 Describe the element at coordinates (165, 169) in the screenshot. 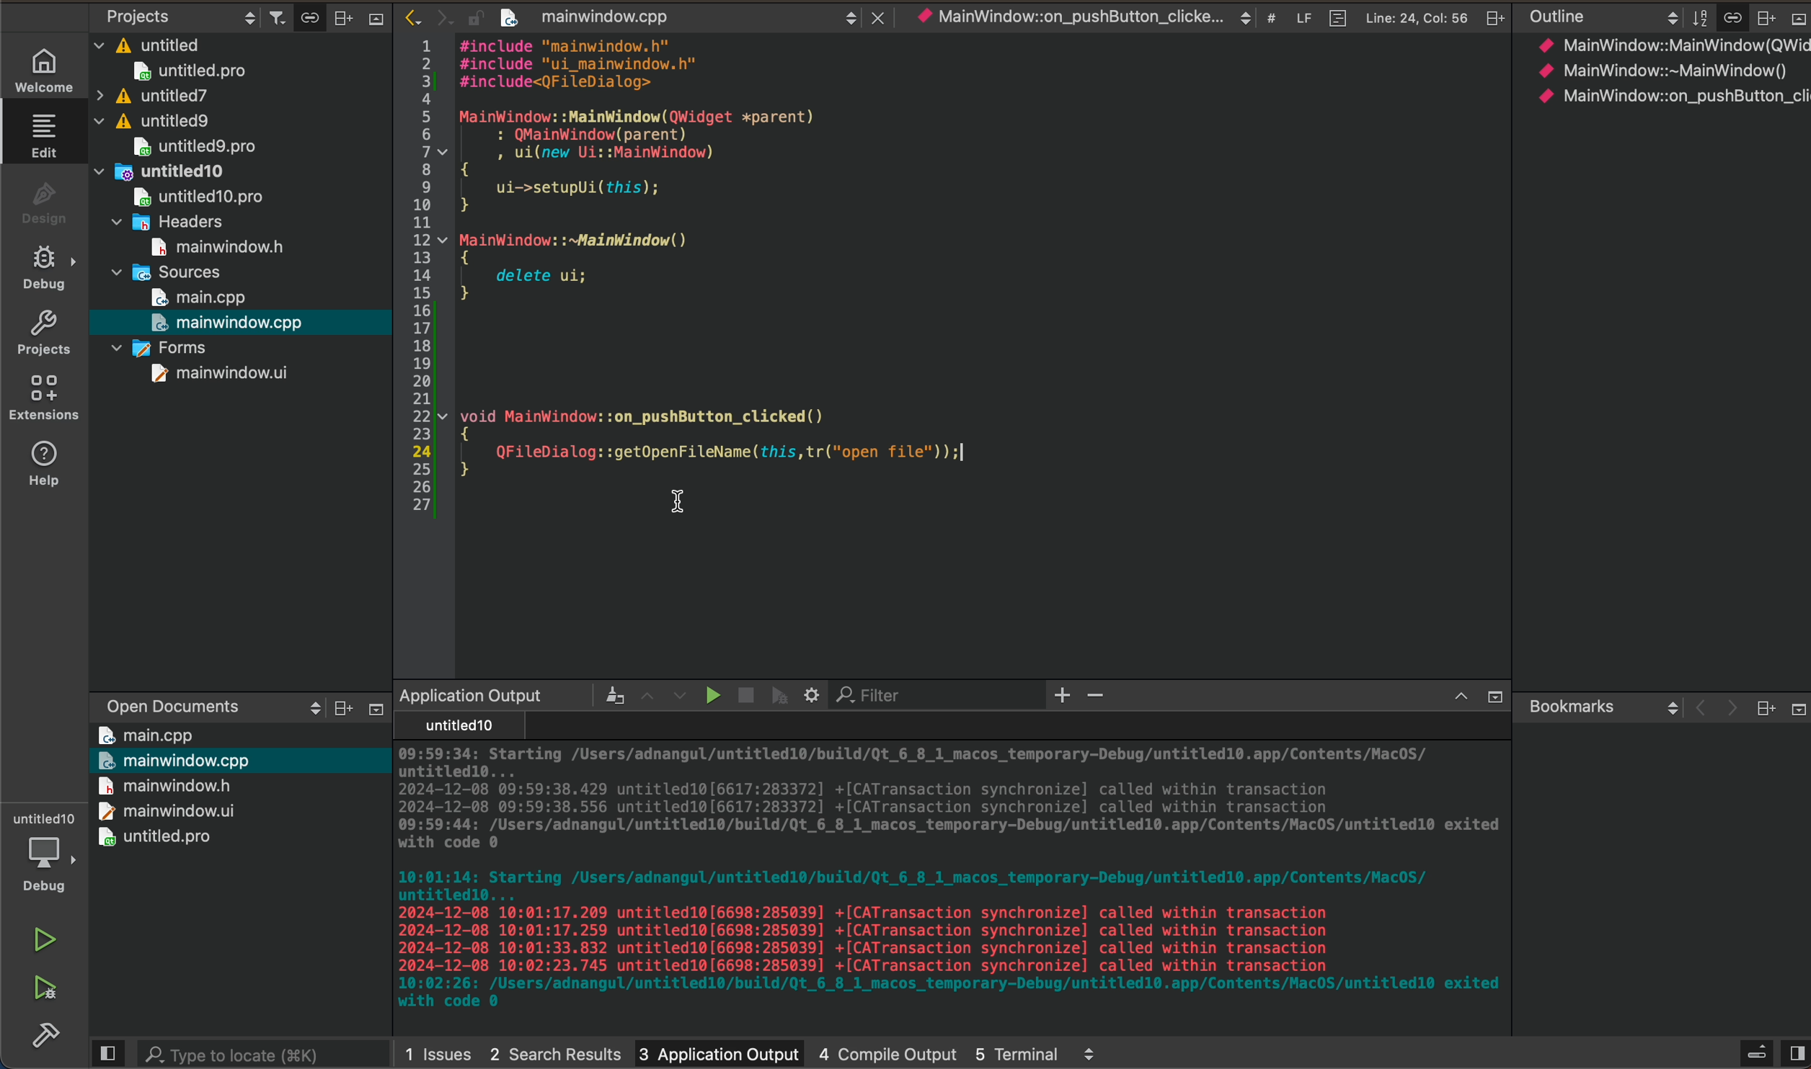

I see `untitled10` at that location.